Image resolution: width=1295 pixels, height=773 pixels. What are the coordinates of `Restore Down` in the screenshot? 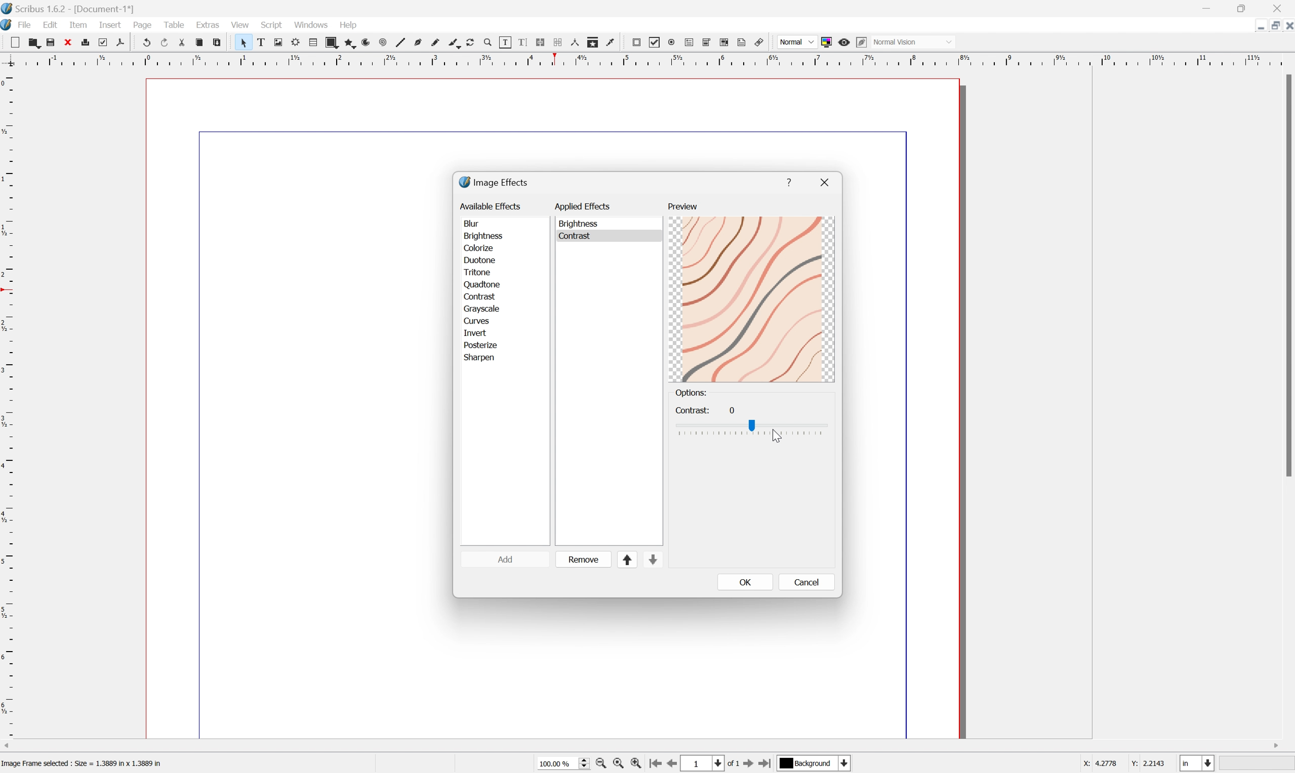 It's located at (1260, 28).